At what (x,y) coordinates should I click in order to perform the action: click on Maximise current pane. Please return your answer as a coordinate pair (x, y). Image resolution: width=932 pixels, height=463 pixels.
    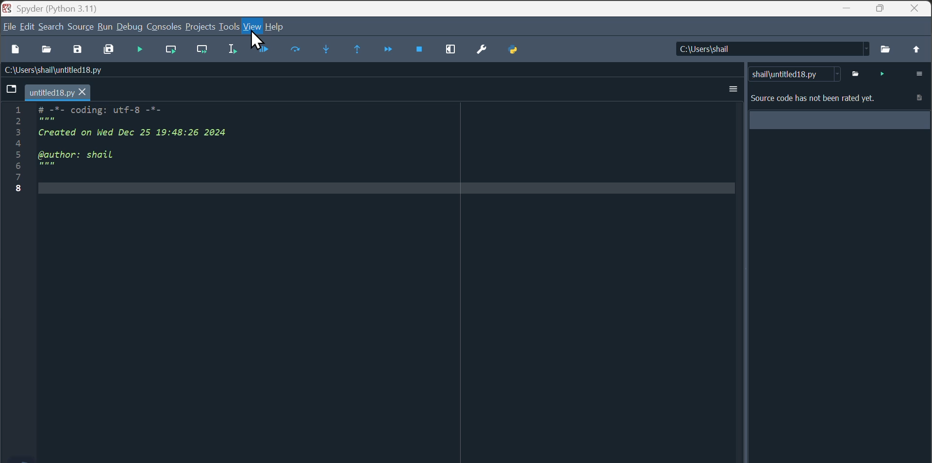
    Looking at the image, I should click on (453, 51).